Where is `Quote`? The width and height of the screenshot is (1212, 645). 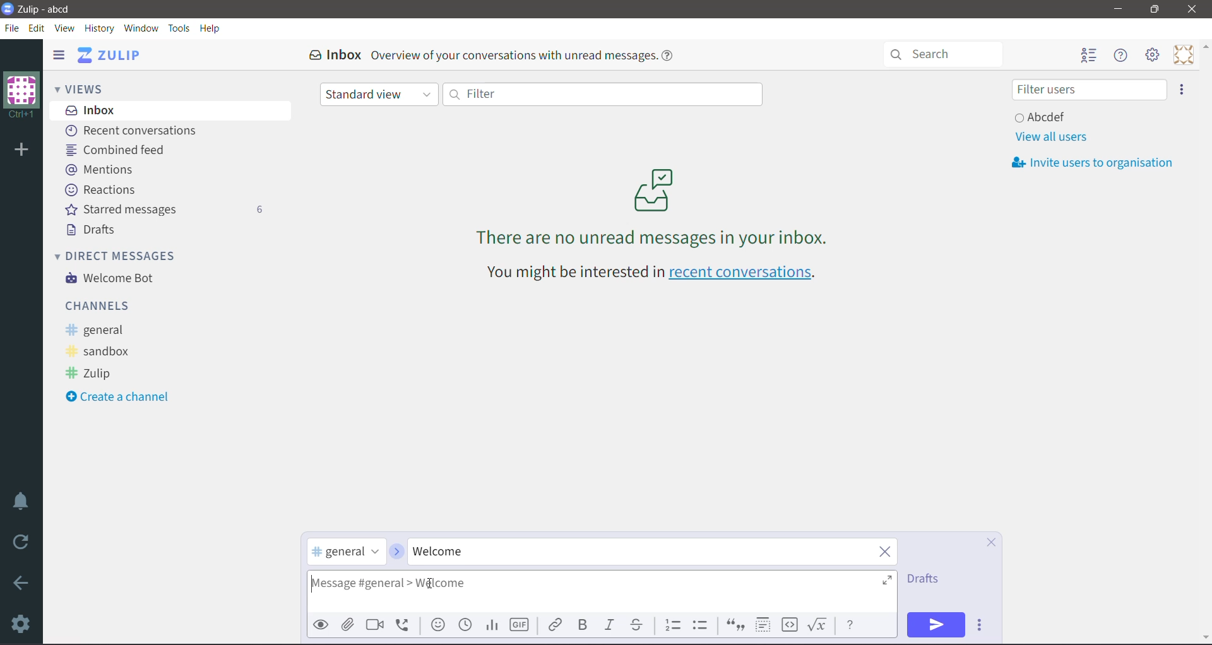 Quote is located at coordinates (734, 626).